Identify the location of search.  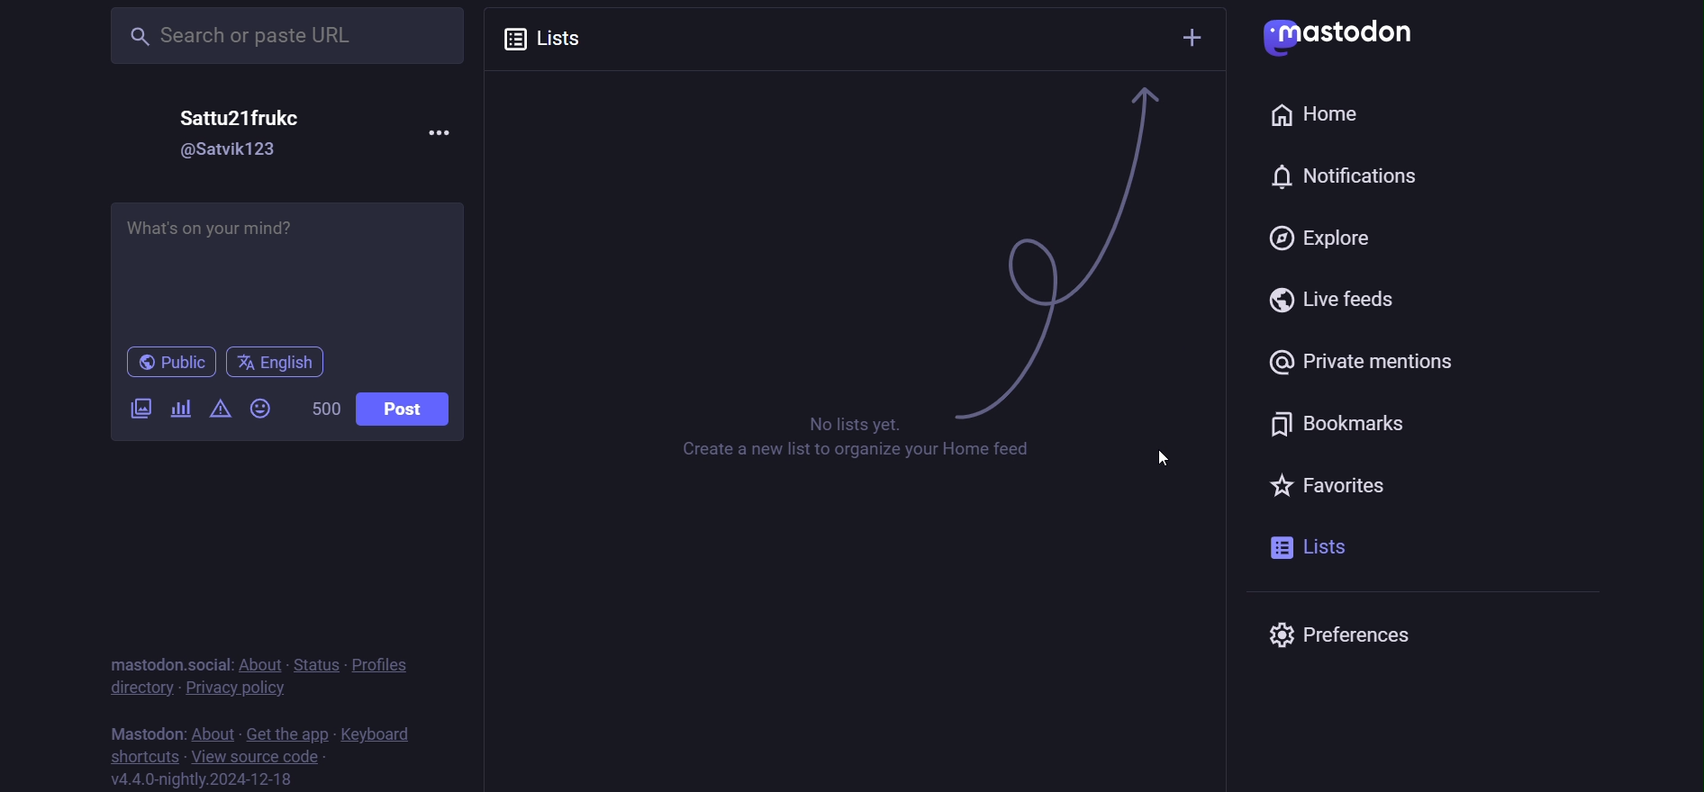
(269, 36).